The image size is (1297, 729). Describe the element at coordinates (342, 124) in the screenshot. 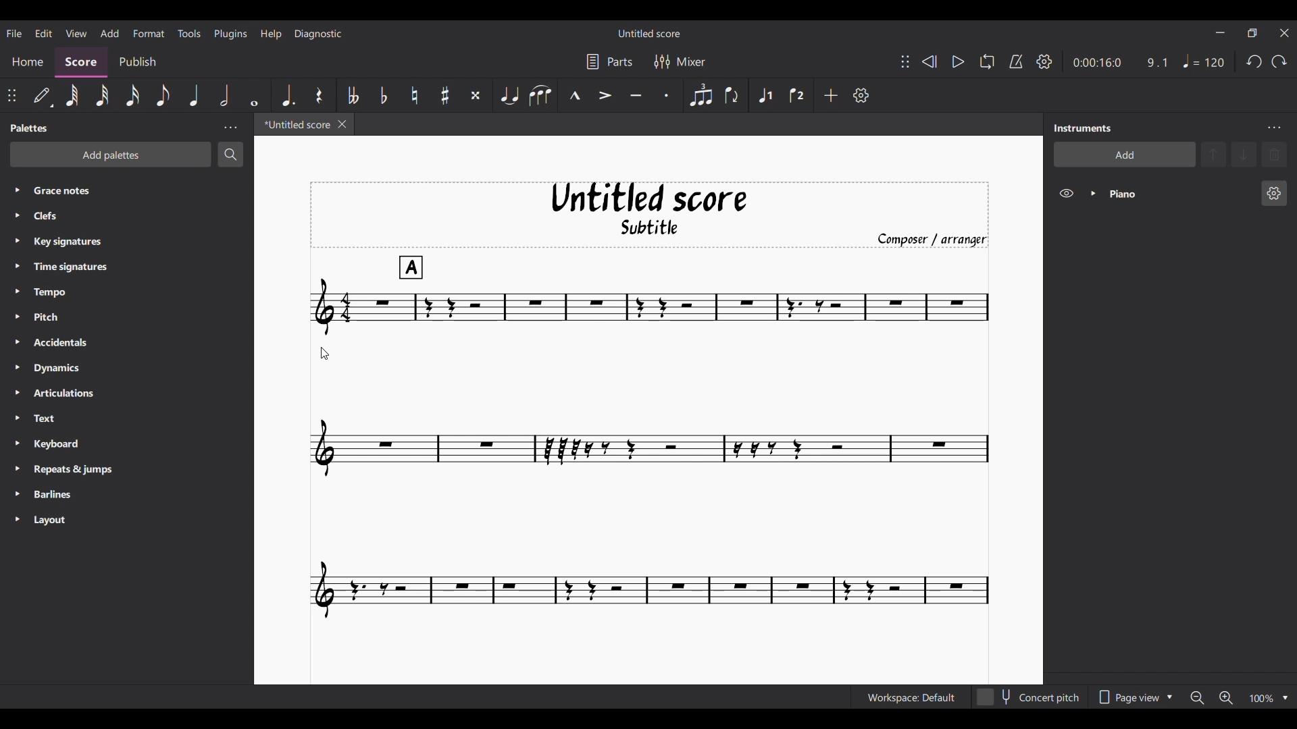

I see `Close current score tab` at that location.